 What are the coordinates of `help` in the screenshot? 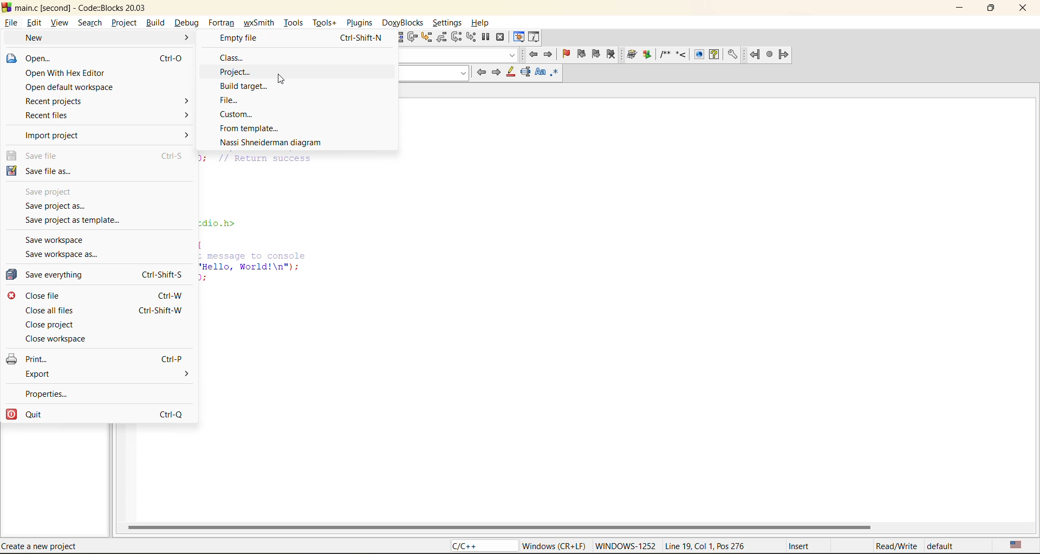 It's located at (478, 23).